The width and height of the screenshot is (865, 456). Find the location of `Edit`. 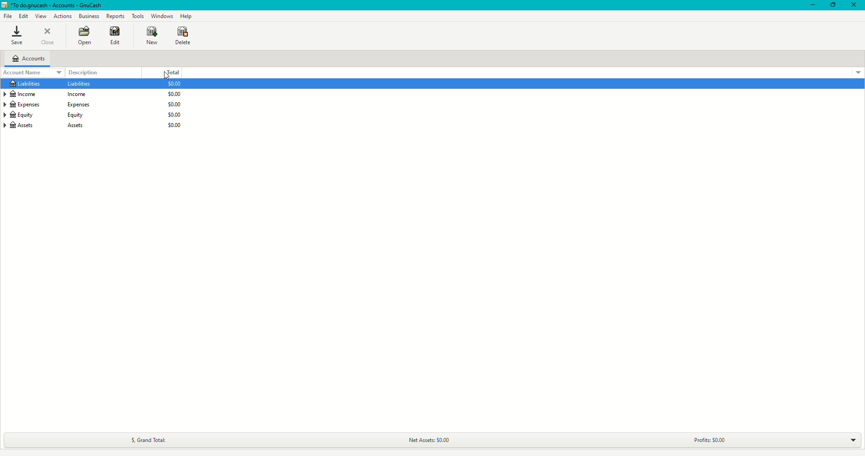

Edit is located at coordinates (116, 37).